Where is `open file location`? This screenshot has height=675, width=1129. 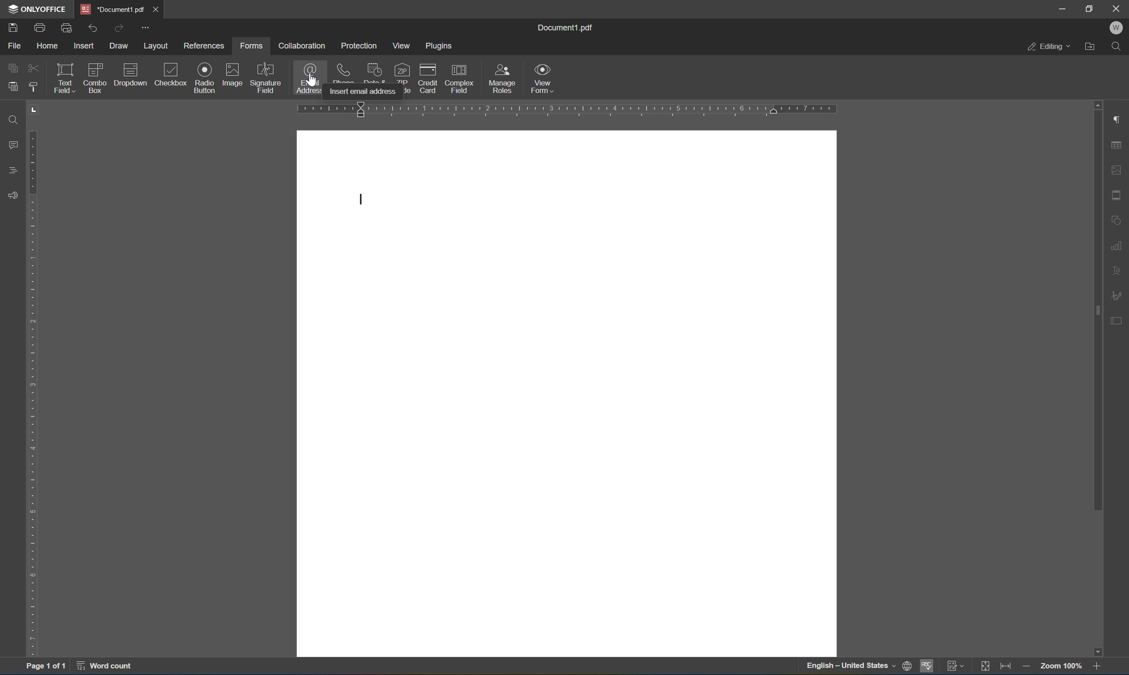
open file location is located at coordinates (1090, 48).